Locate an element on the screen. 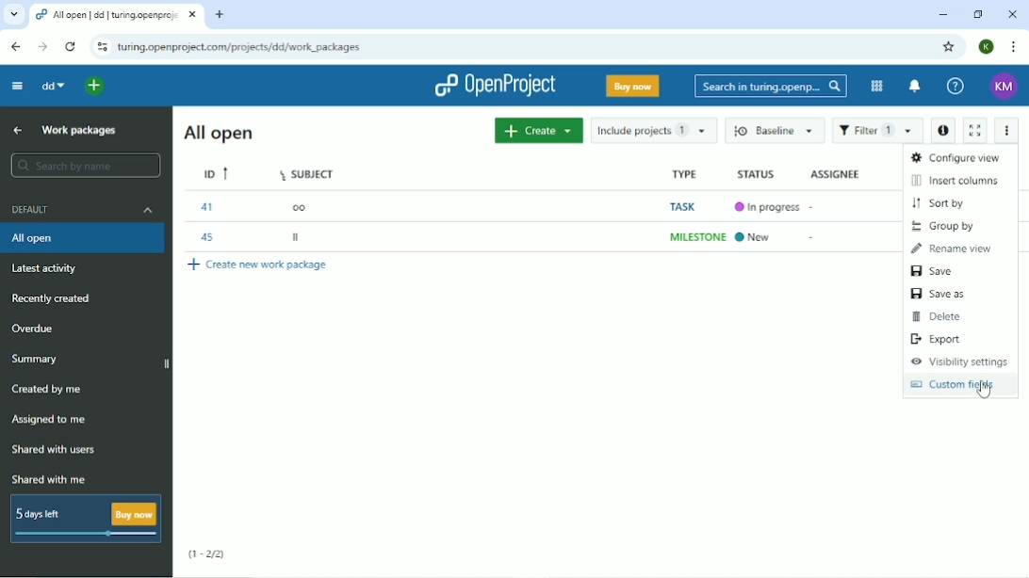  All open is located at coordinates (220, 133).